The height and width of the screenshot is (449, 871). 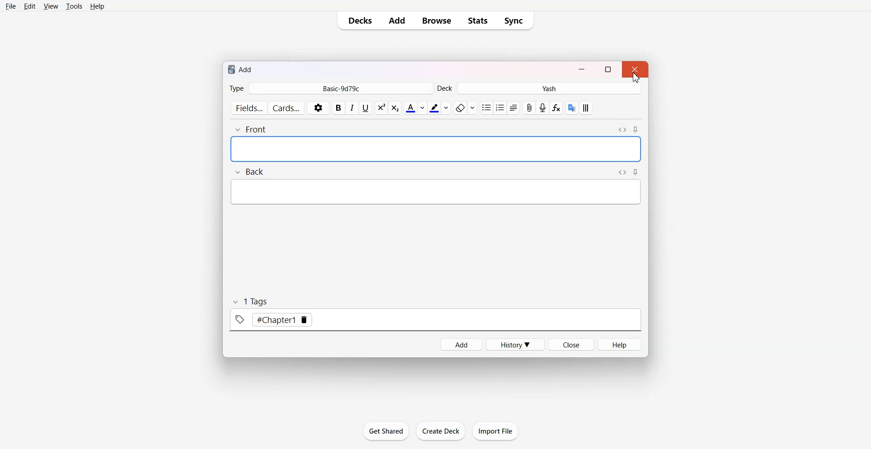 What do you see at coordinates (487, 108) in the screenshot?
I see `Unorder list` at bounding box center [487, 108].